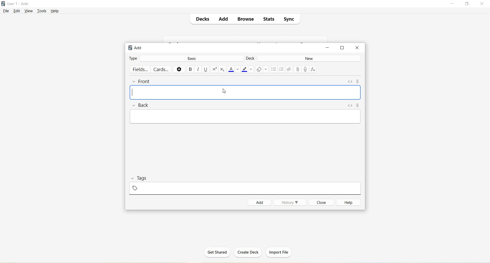 The width and height of the screenshot is (490, 263). I want to click on Superscript, so click(214, 70).